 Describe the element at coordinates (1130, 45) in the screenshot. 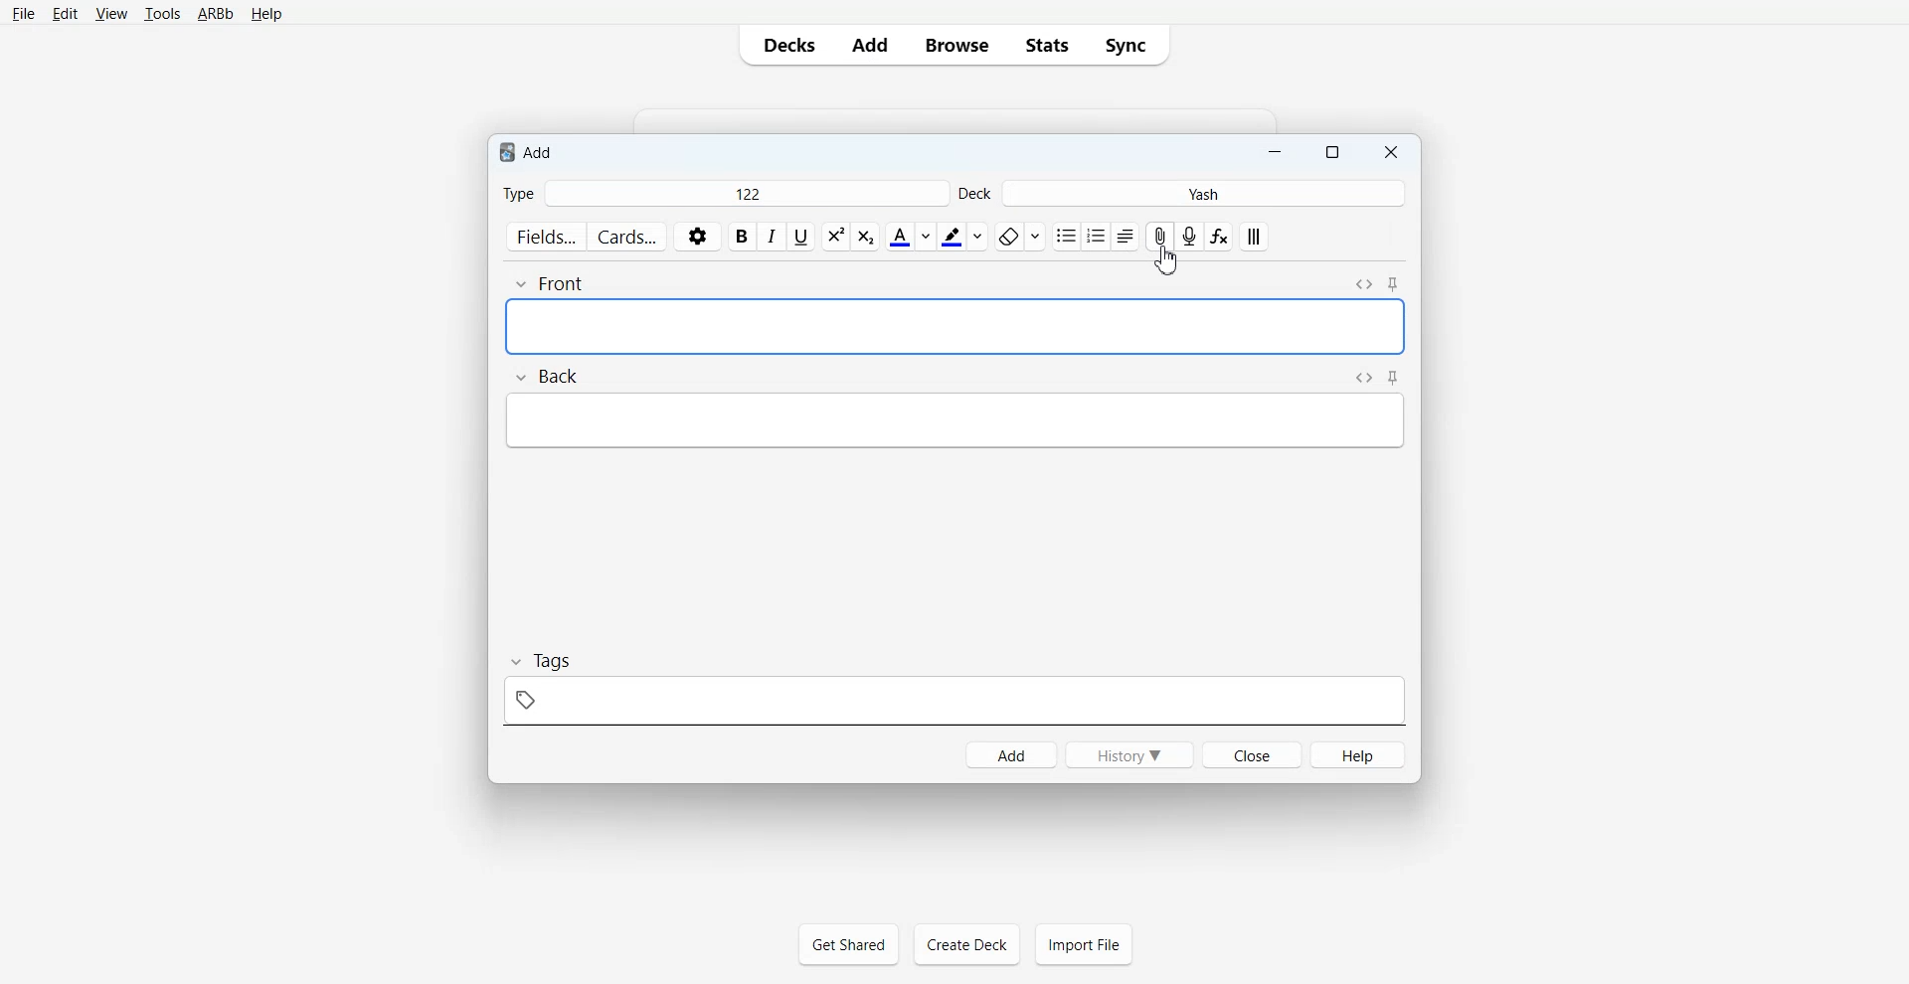

I see `Sync` at that location.